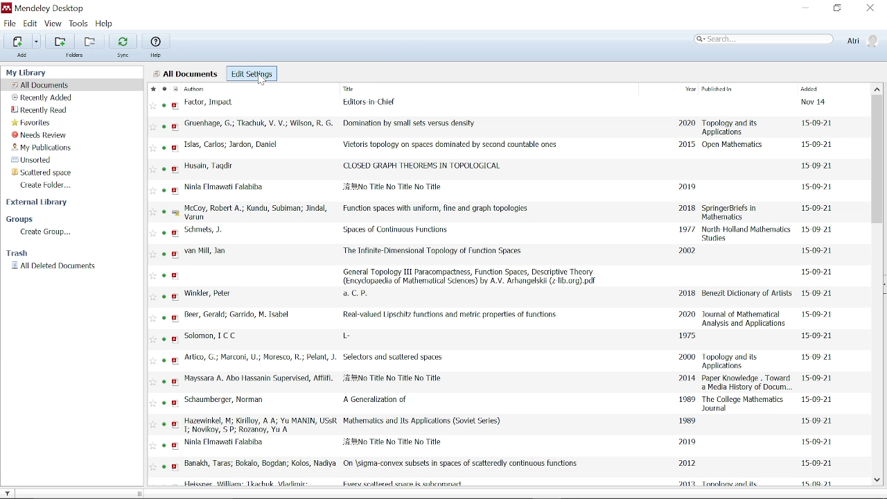 The width and height of the screenshot is (887, 499). What do you see at coordinates (45, 85) in the screenshot?
I see `All documents` at bounding box center [45, 85].